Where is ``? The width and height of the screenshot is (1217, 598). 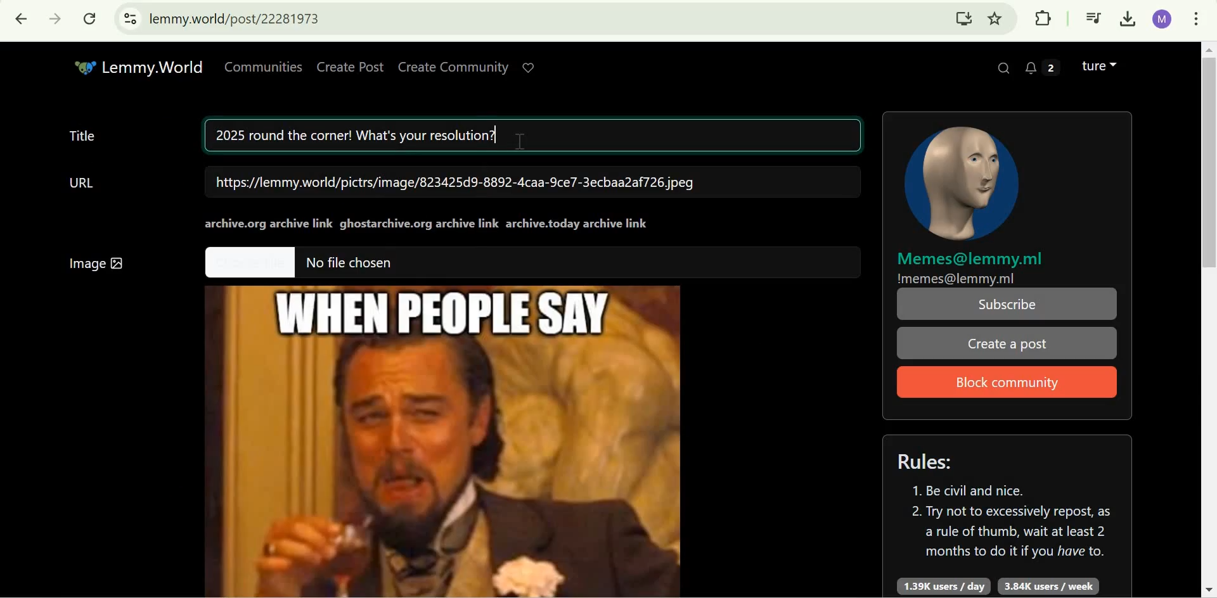  is located at coordinates (82, 66).